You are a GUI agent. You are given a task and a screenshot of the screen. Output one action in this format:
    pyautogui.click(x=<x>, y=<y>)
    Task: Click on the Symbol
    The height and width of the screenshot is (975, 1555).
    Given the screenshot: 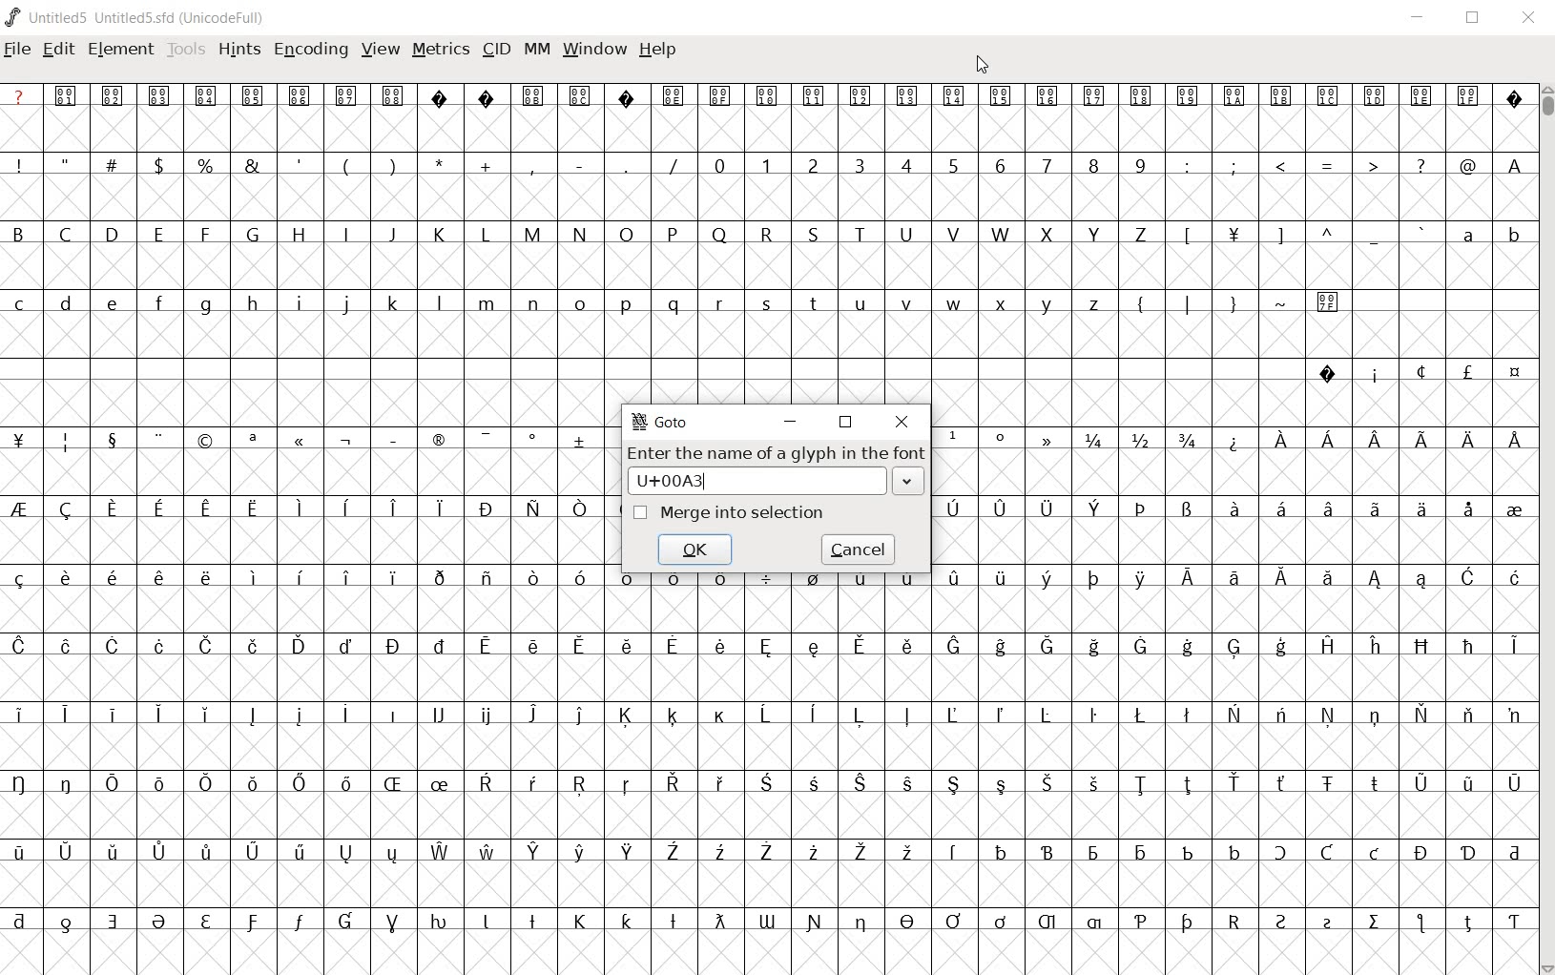 What is the action you would take?
    pyautogui.click(x=767, y=584)
    